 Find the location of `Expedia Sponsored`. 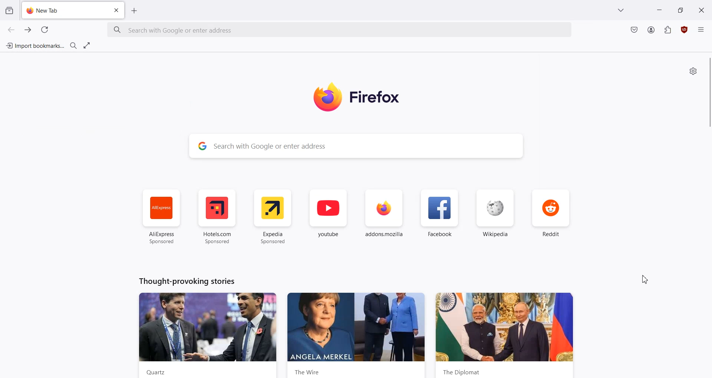

Expedia Sponsored is located at coordinates (273, 216).